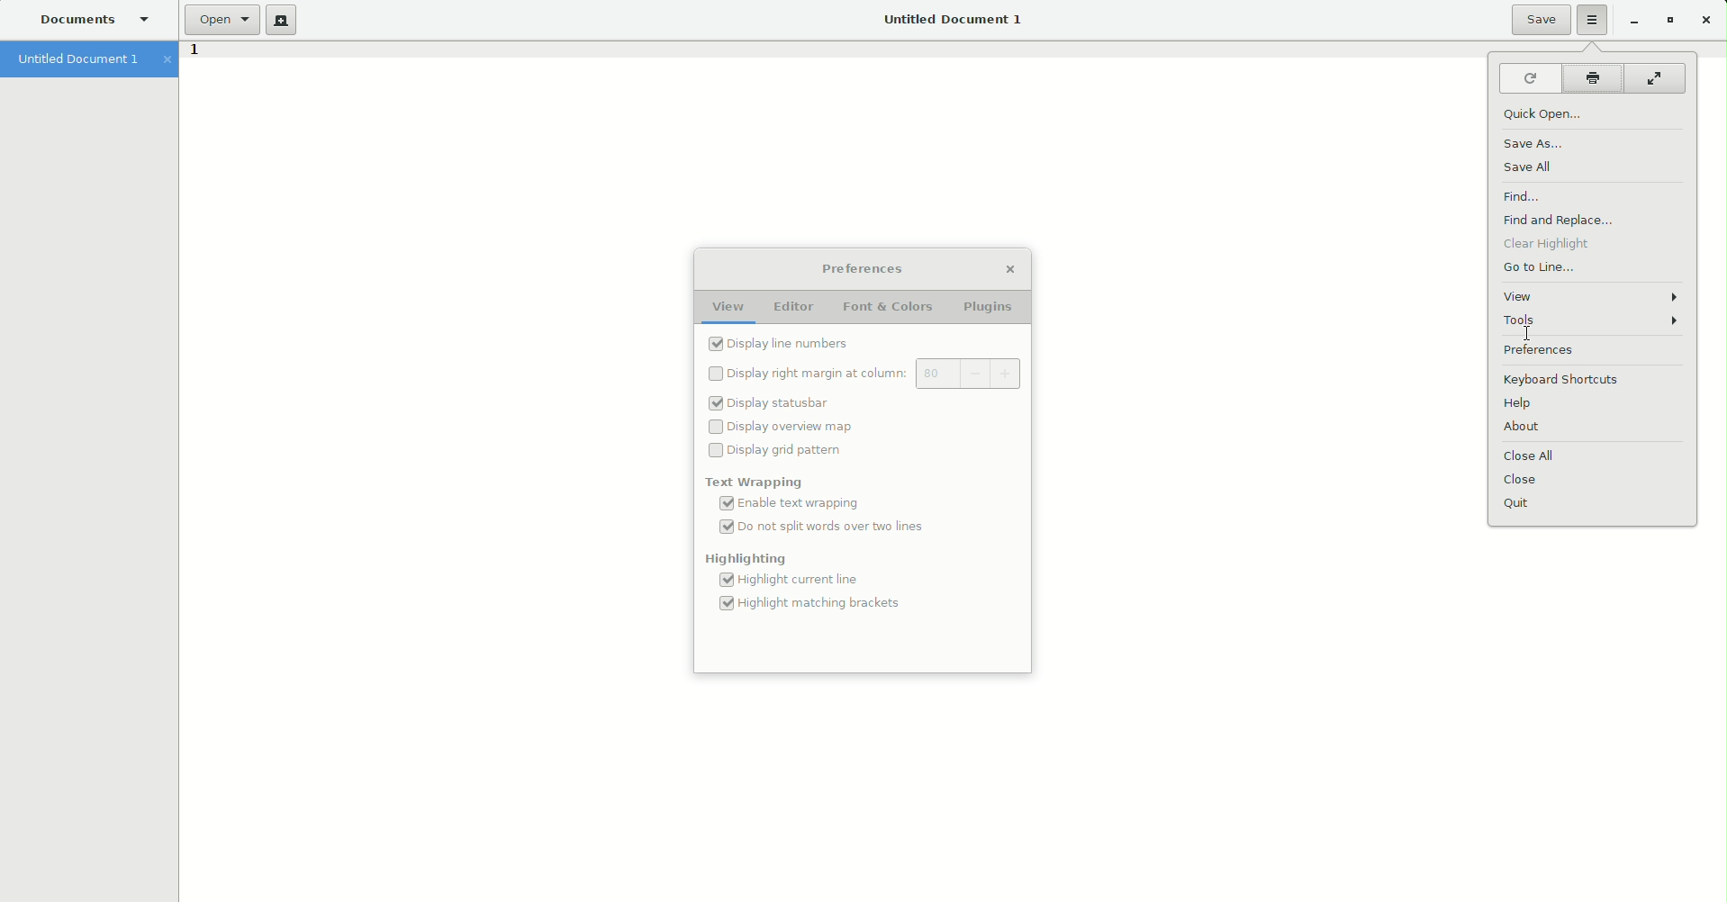  I want to click on -, so click(963, 372).